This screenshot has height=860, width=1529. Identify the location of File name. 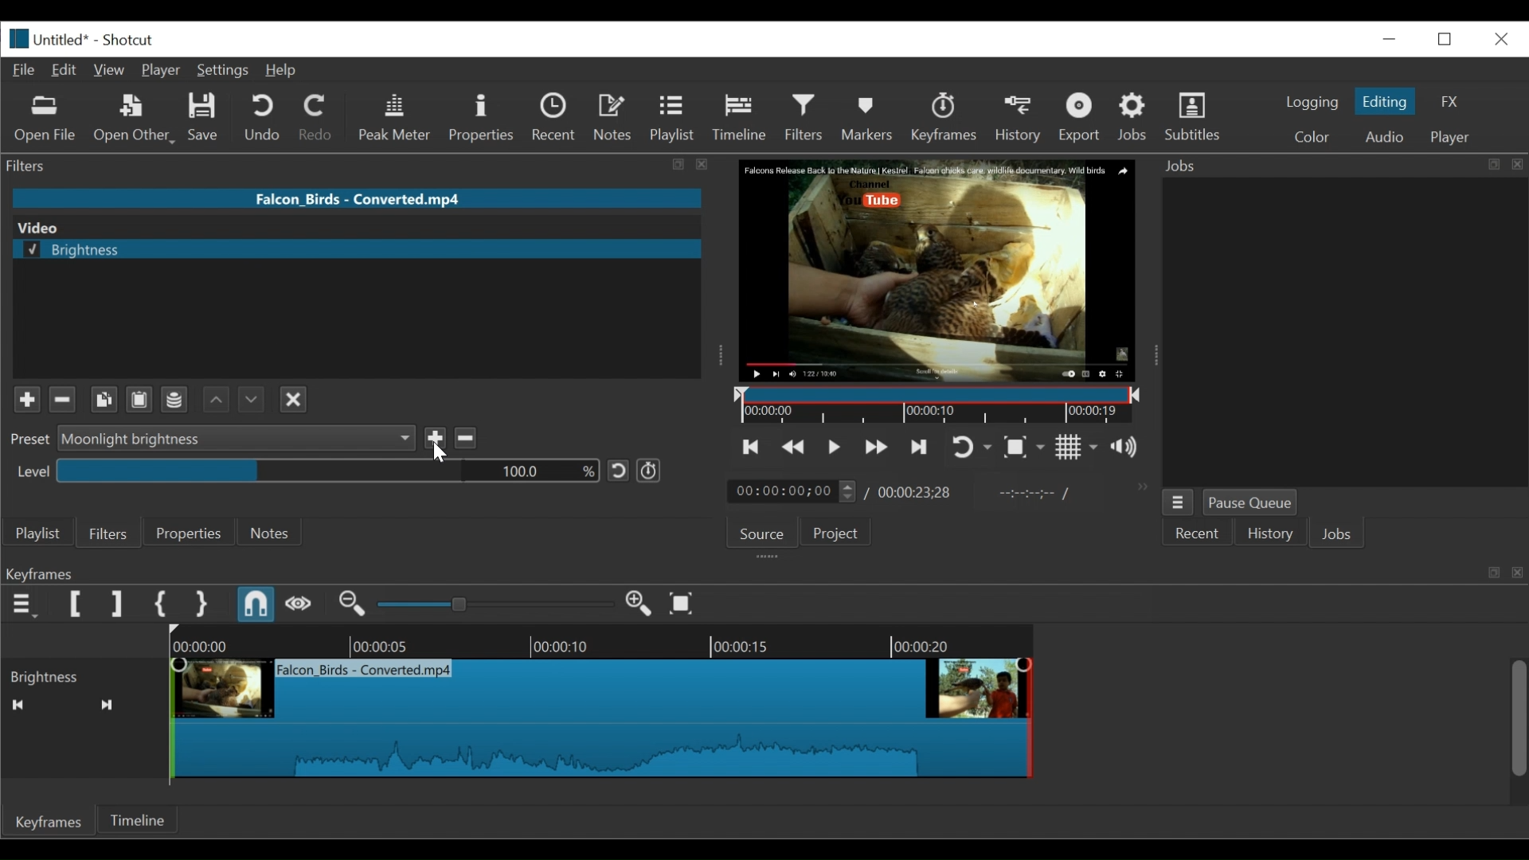
(357, 198).